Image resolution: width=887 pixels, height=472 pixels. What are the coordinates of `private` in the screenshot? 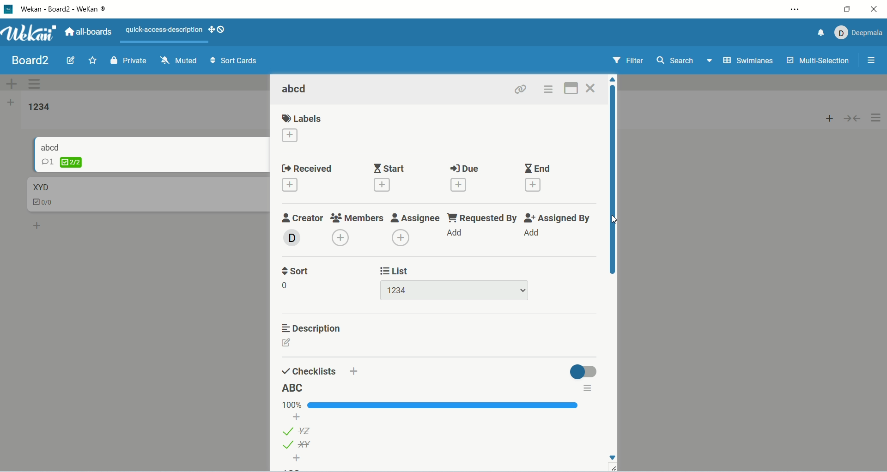 It's located at (127, 62).